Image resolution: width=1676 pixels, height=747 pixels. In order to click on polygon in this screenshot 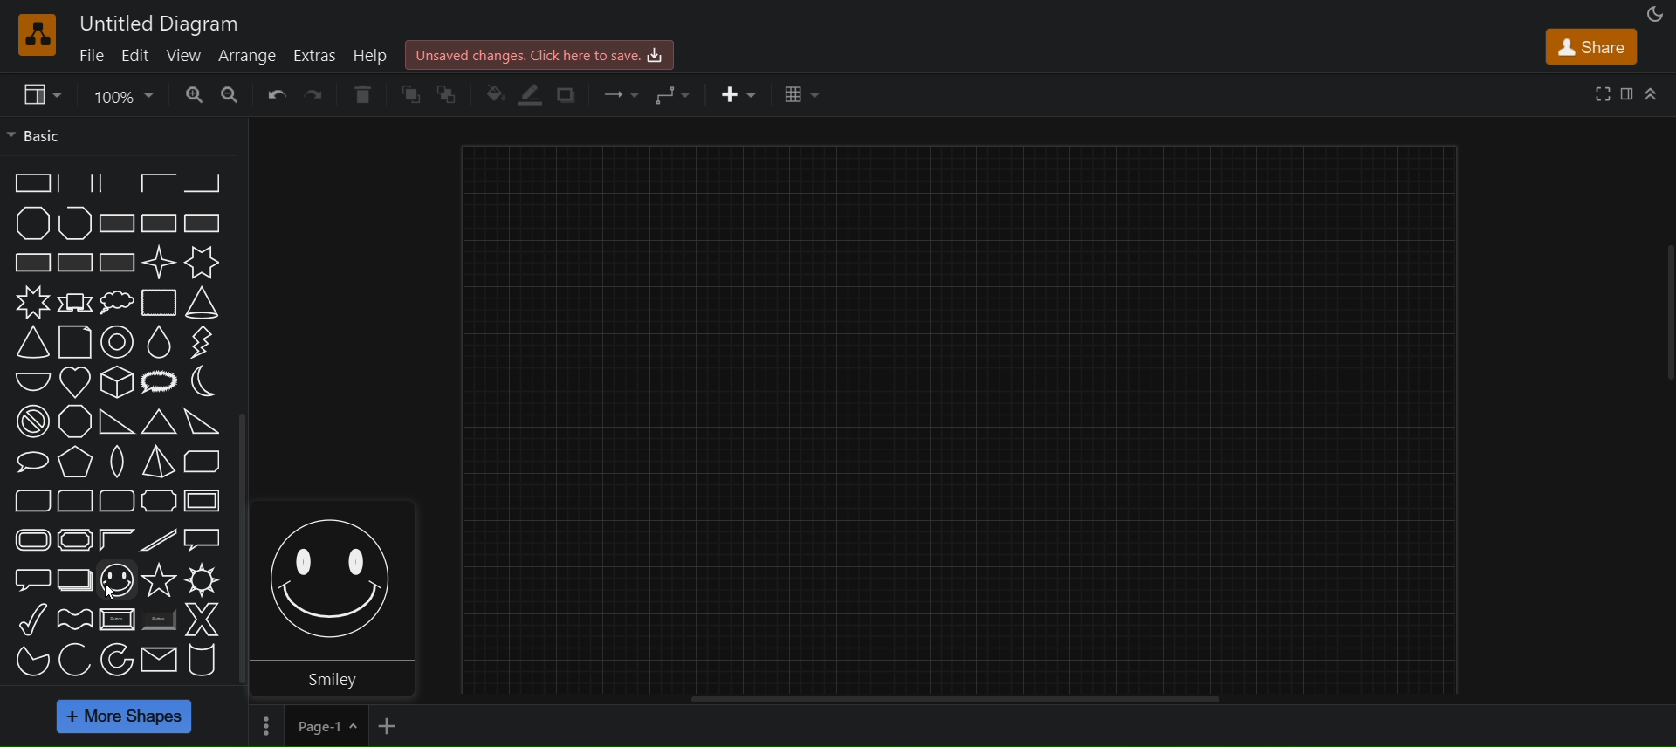, I will do `click(33, 223)`.